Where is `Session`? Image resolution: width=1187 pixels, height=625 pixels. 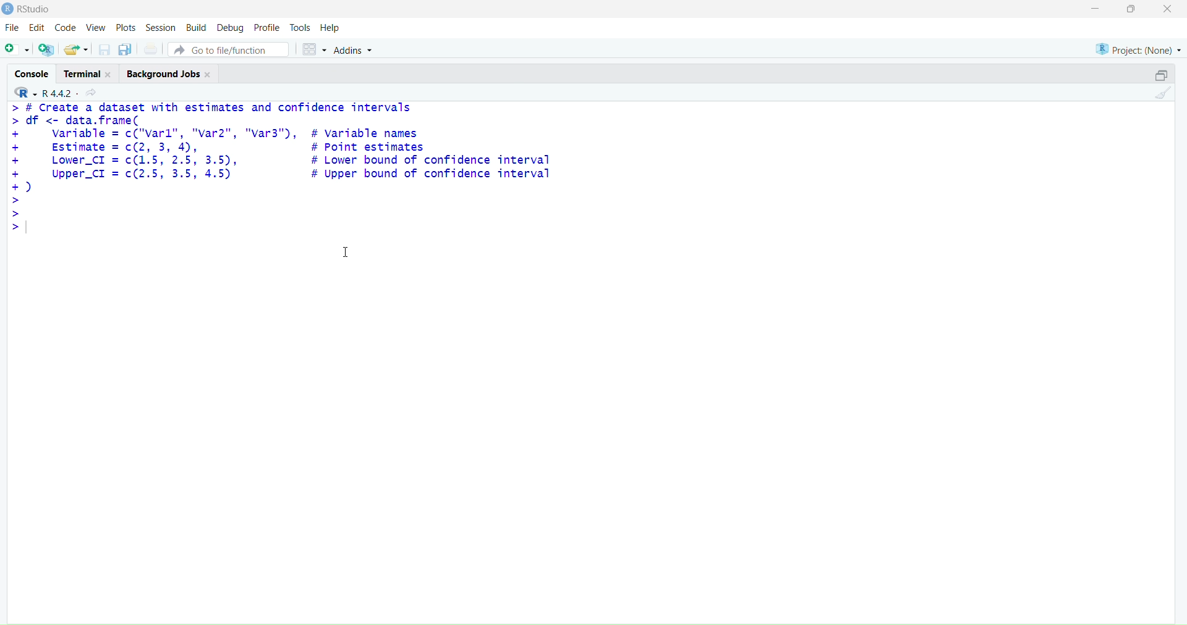
Session is located at coordinates (160, 27).